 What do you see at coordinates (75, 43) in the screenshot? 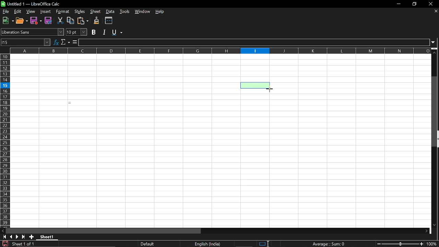
I see `Formula` at bounding box center [75, 43].